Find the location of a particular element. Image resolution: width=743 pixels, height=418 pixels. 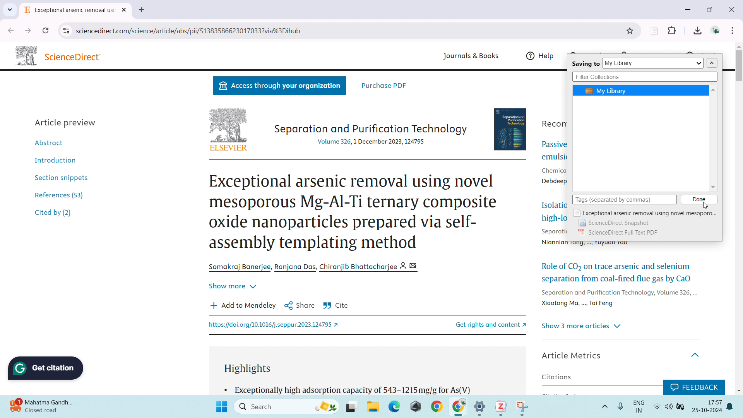

bookmark this tab is located at coordinates (630, 31).